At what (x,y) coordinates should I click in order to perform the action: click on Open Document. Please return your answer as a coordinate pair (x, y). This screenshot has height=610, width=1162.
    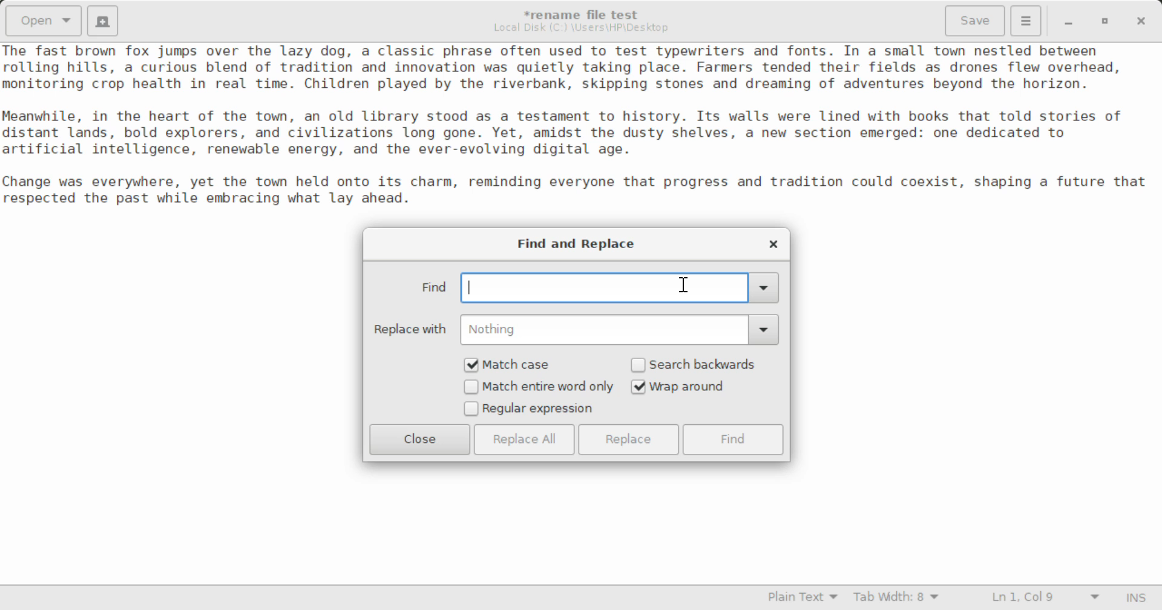
    Looking at the image, I should click on (41, 21).